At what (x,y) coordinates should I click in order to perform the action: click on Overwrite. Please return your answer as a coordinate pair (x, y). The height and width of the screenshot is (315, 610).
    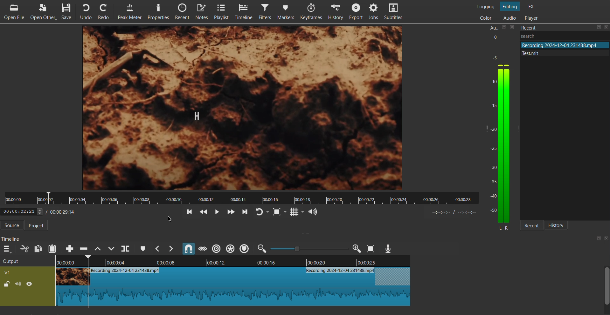
    Looking at the image, I should click on (111, 248).